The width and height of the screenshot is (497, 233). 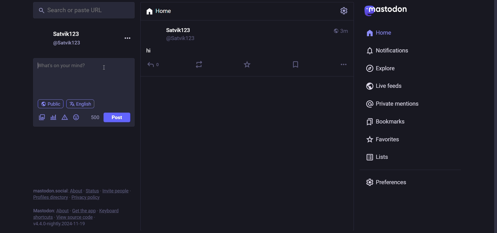 What do you see at coordinates (386, 181) in the screenshot?
I see `preferences` at bounding box center [386, 181].